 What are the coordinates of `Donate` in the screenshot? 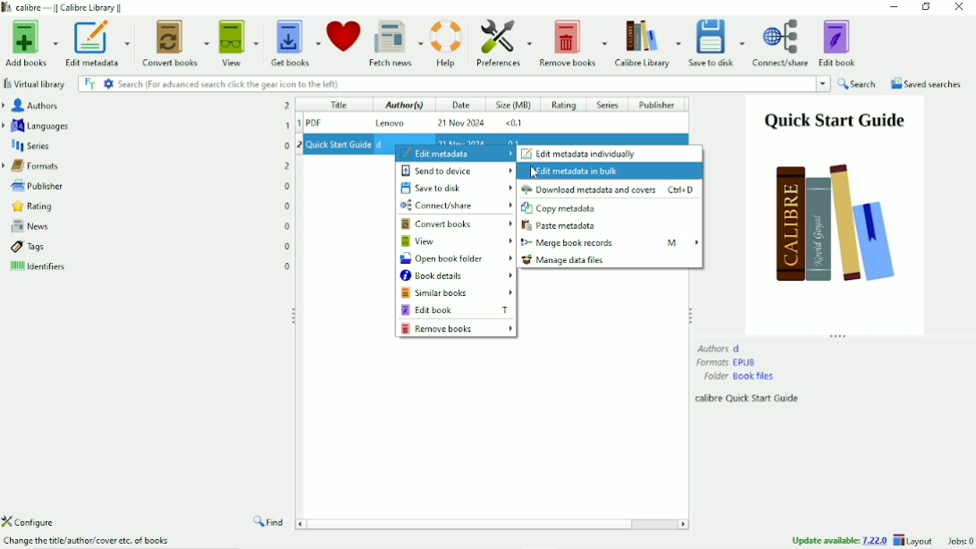 It's located at (343, 36).